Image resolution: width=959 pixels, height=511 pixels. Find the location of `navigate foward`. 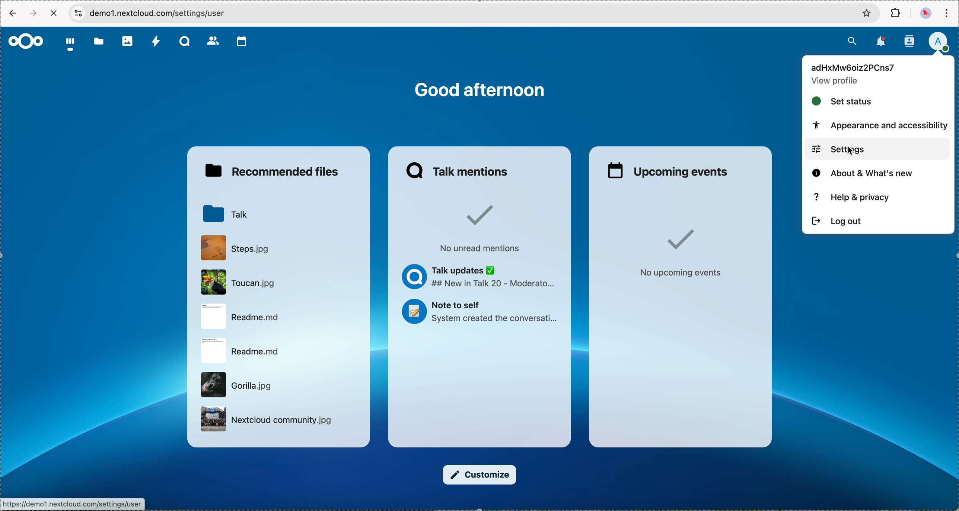

navigate foward is located at coordinates (34, 13).